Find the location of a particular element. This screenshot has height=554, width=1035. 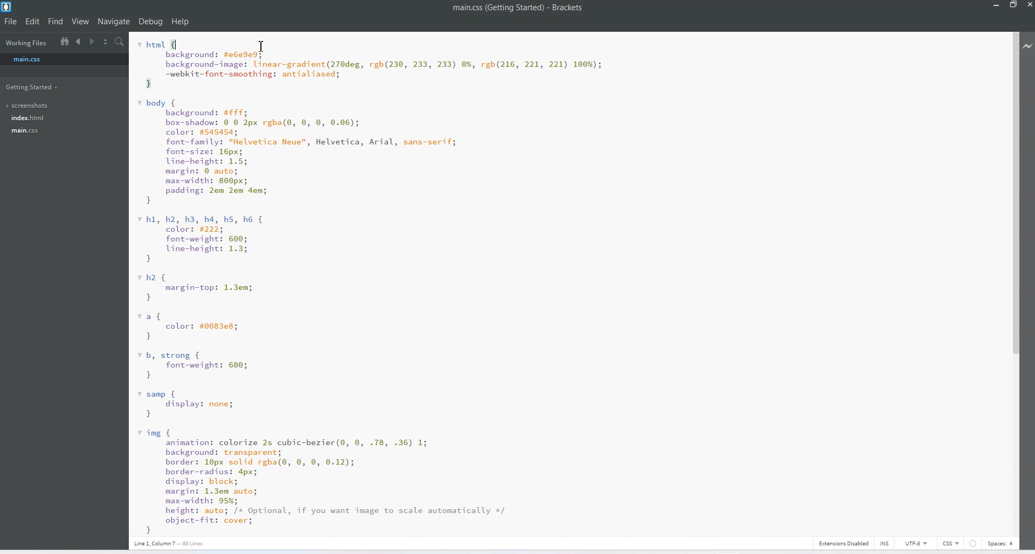

UTF-8 is located at coordinates (915, 543).